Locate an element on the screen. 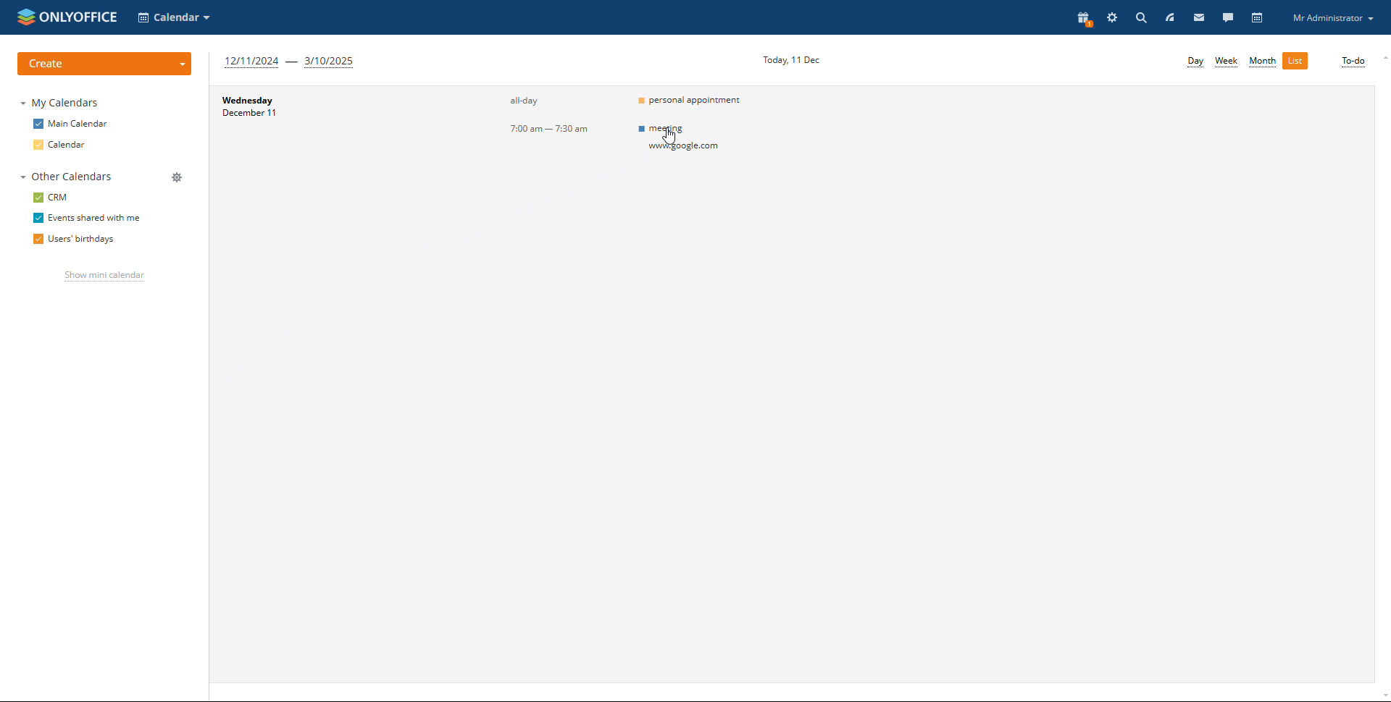 The image size is (1391, 702). next three months is located at coordinates (291, 62).